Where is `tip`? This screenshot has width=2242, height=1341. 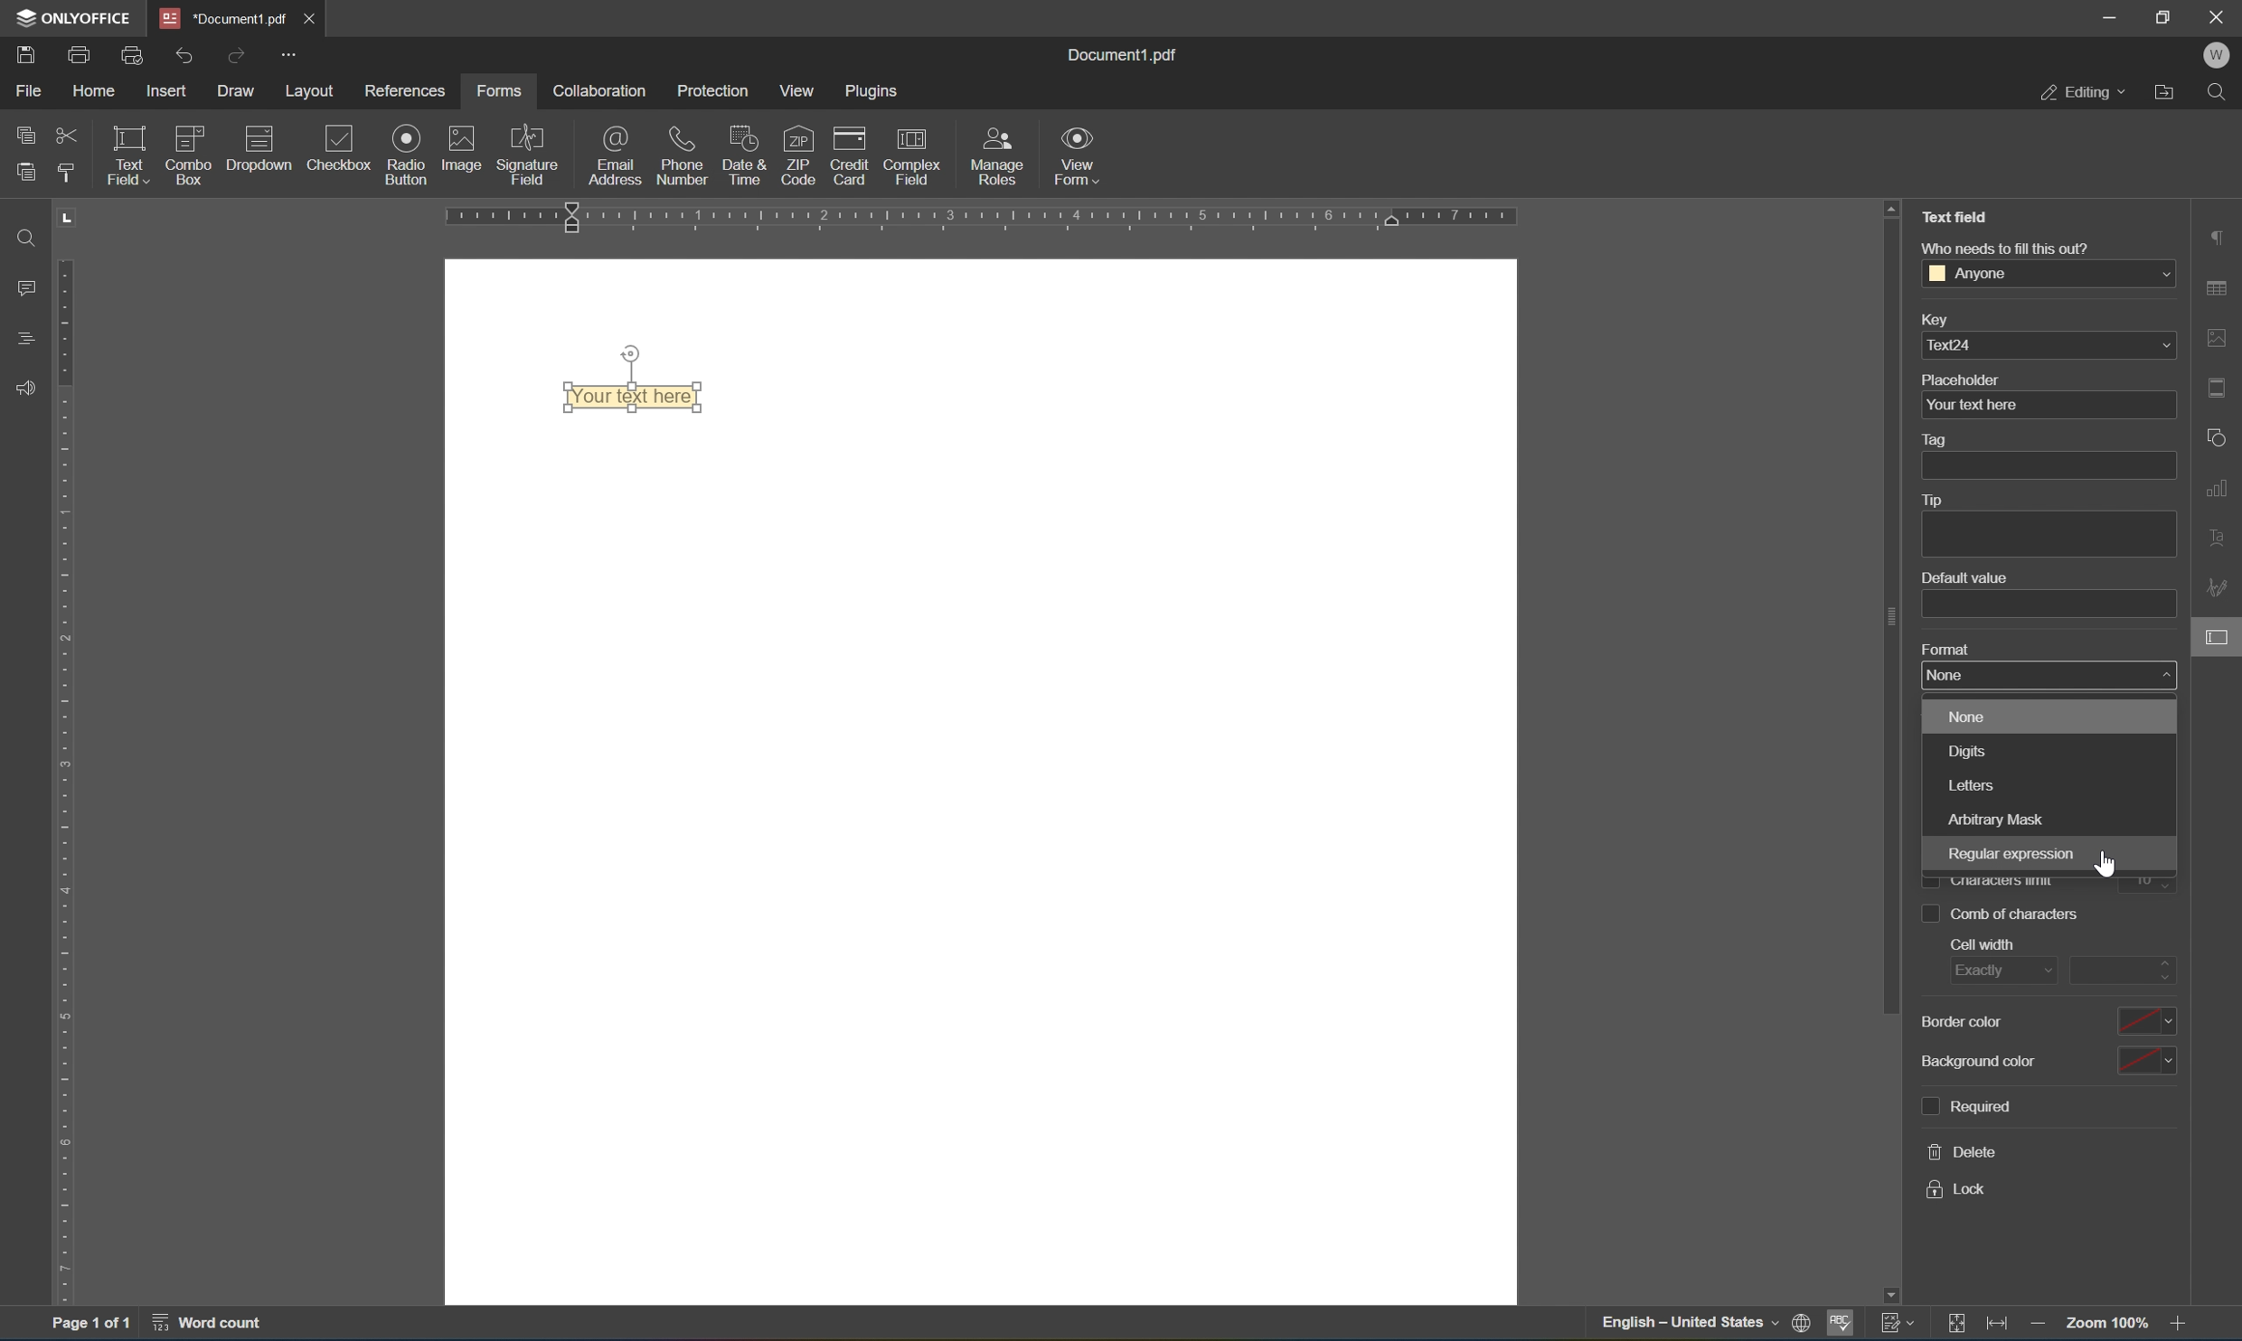
tip is located at coordinates (1930, 500).